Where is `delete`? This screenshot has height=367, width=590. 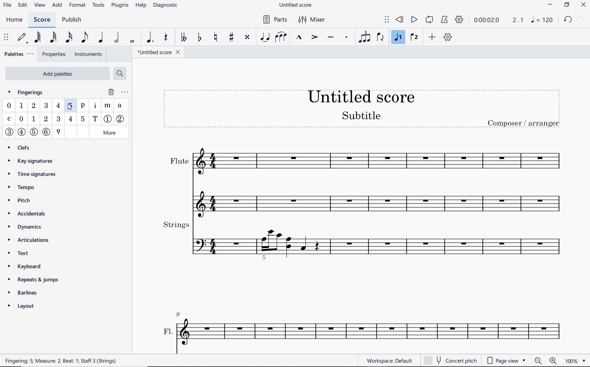
delete is located at coordinates (109, 92).